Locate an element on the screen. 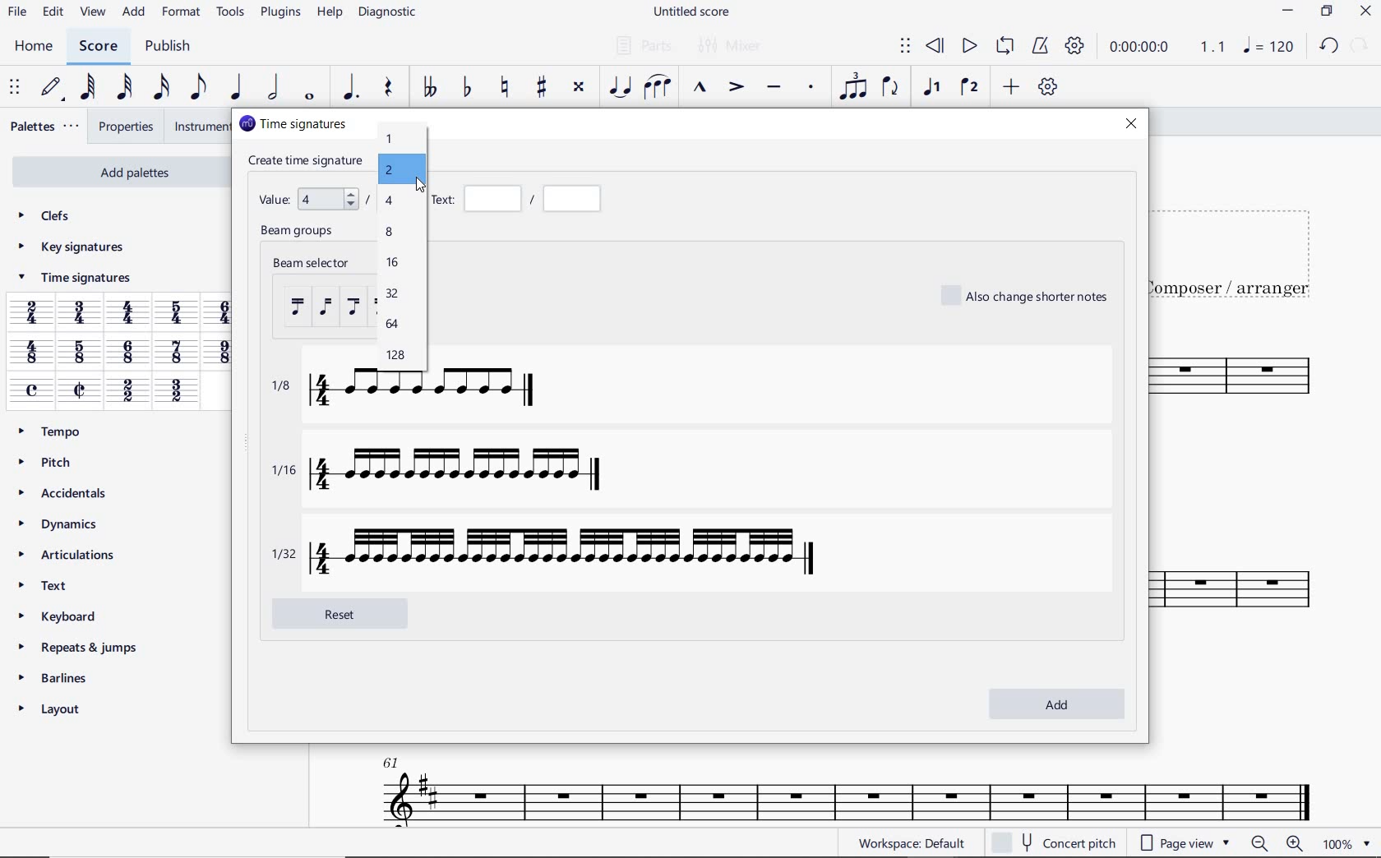 The image size is (1381, 858). HELP is located at coordinates (329, 14).